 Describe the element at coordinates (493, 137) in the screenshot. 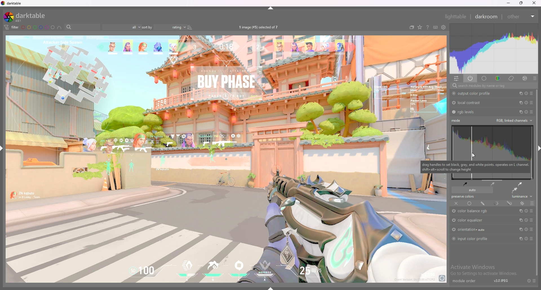

I see `shadow heatmap` at that location.